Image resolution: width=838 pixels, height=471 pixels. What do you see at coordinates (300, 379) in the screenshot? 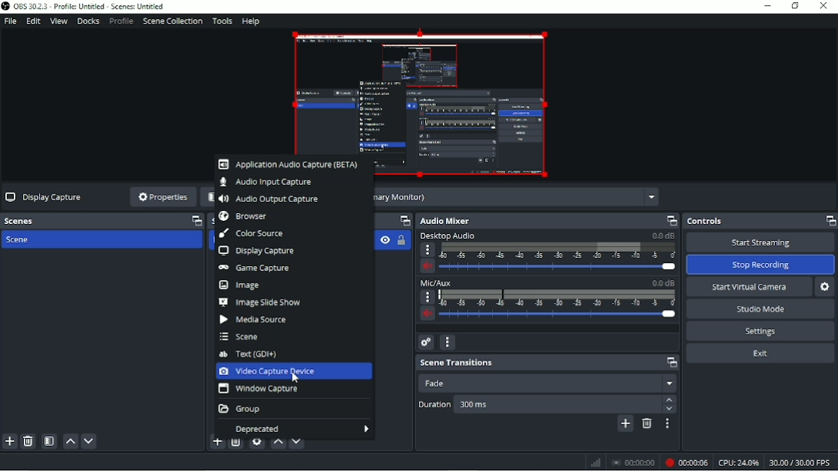
I see `Pointer` at bounding box center [300, 379].